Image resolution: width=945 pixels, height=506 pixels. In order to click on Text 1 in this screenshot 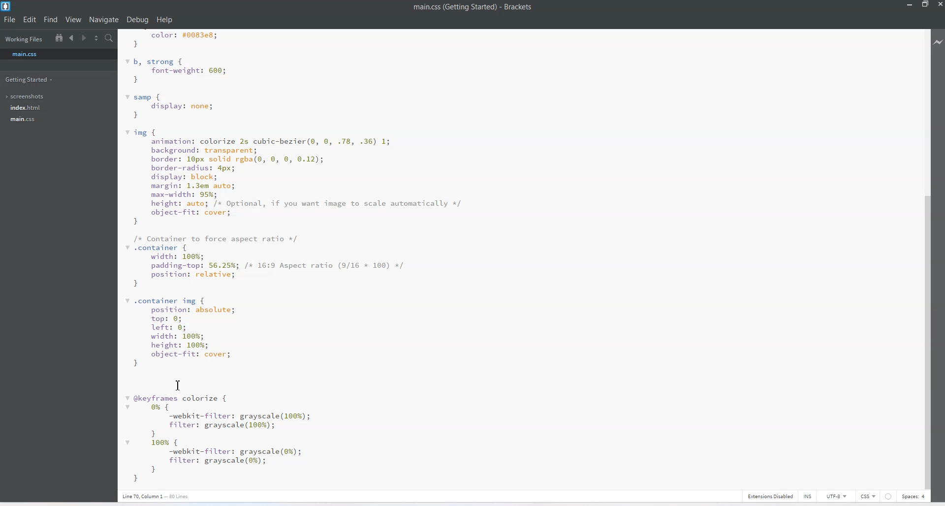, I will do `click(304, 258)`.